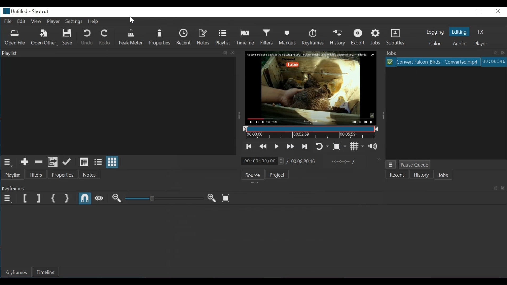 The width and height of the screenshot is (507, 285). What do you see at coordinates (391, 164) in the screenshot?
I see `Jobs menu` at bounding box center [391, 164].